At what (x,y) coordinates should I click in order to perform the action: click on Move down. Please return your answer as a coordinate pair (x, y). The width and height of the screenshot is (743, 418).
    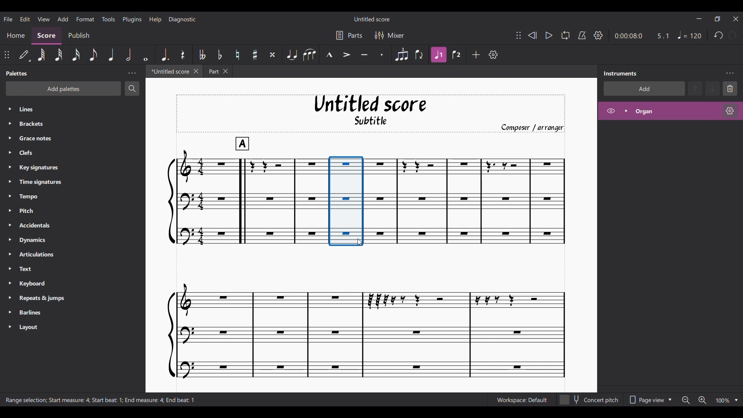
    Looking at the image, I should click on (712, 88).